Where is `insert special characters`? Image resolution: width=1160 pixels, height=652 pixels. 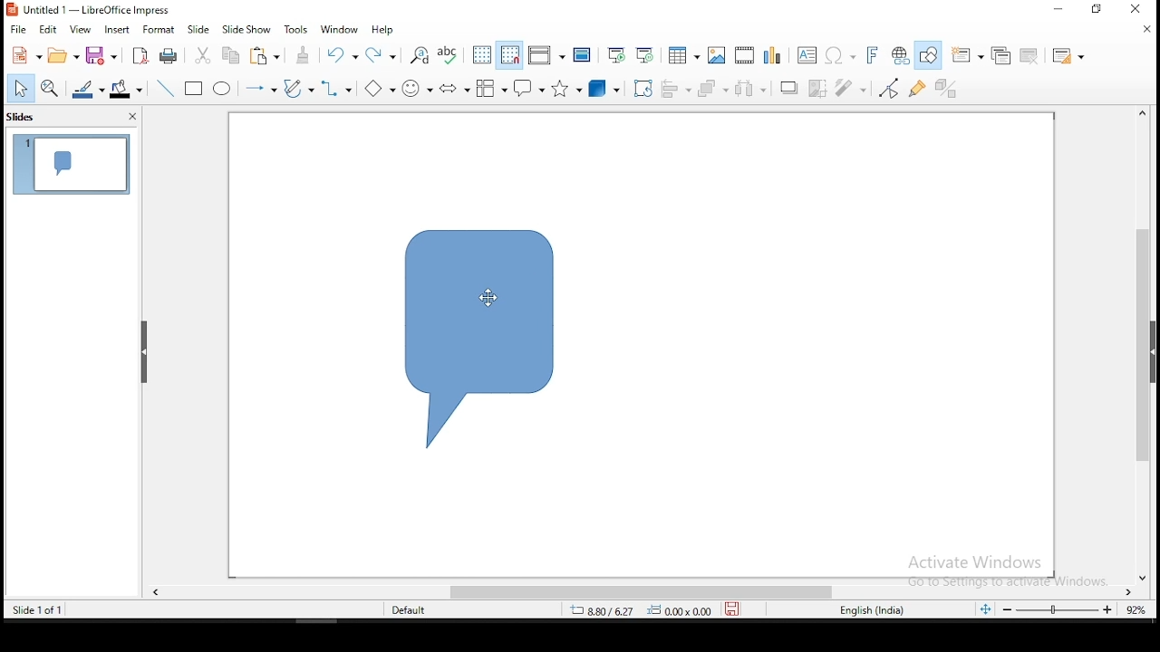
insert special characters is located at coordinates (840, 54).